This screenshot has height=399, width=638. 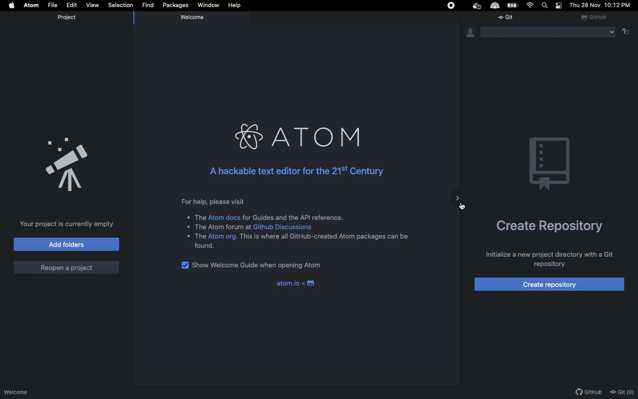 What do you see at coordinates (8, 5) in the screenshot?
I see `Apple logo` at bounding box center [8, 5].